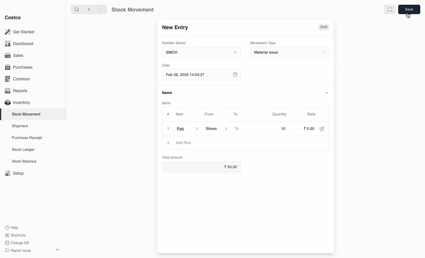 The image size is (425, 258). Describe the element at coordinates (20, 126) in the screenshot. I see `Shipment` at that location.